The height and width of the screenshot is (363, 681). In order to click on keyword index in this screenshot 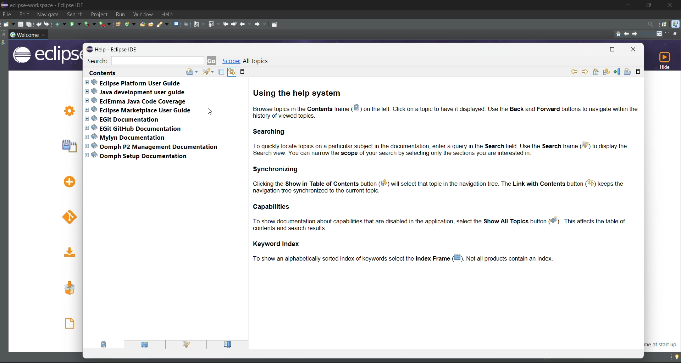, I will do `click(445, 255)`.